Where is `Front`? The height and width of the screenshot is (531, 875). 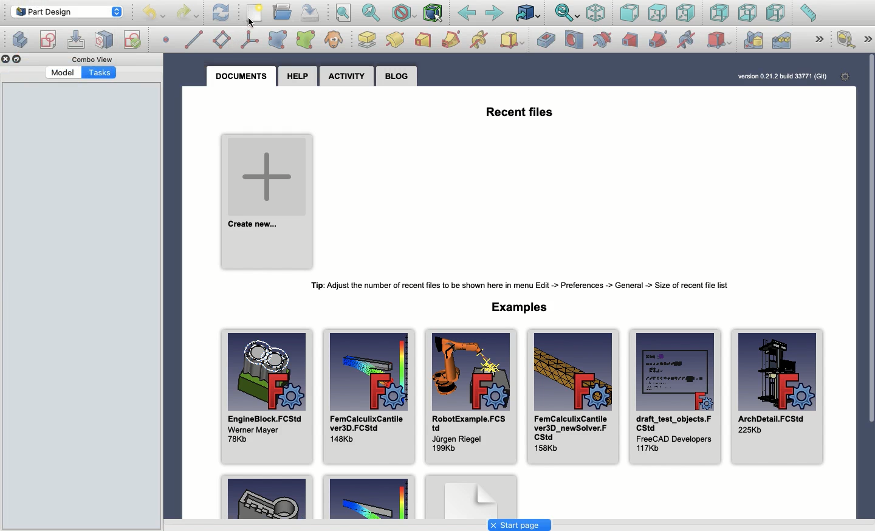
Front is located at coordinates (630, 14).